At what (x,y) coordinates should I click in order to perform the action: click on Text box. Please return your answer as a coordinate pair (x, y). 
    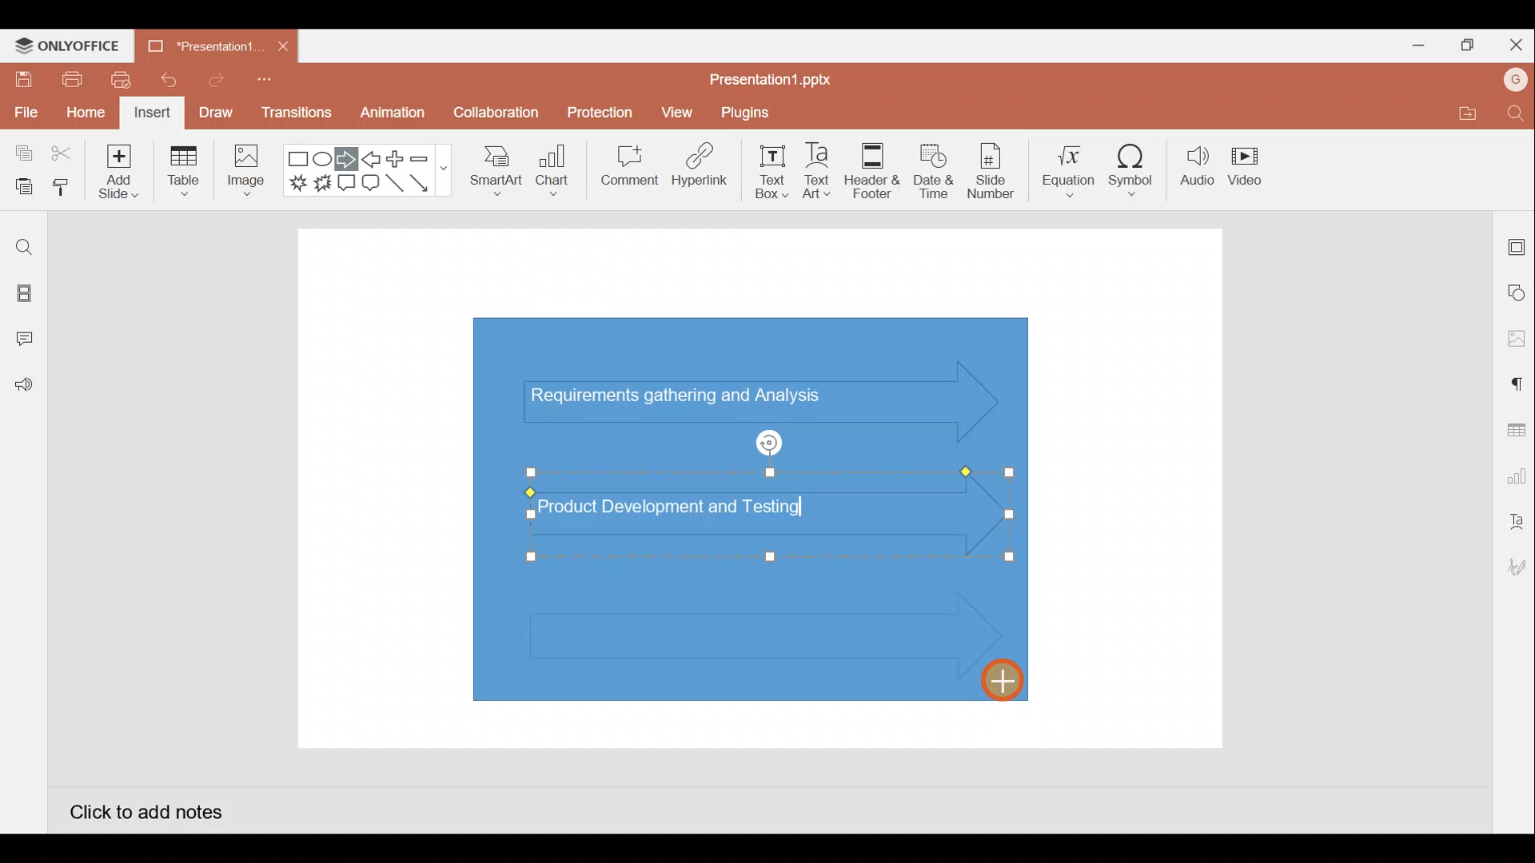
    Looking at the image, I should click on (773, 172).